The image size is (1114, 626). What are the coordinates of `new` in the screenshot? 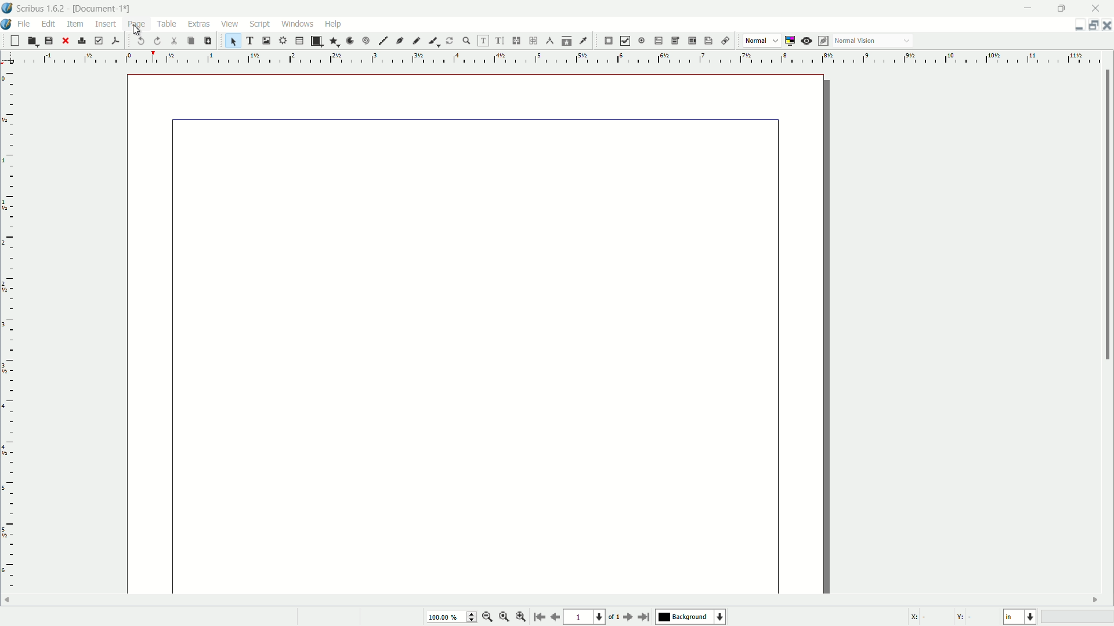 It's located at (13, 41).